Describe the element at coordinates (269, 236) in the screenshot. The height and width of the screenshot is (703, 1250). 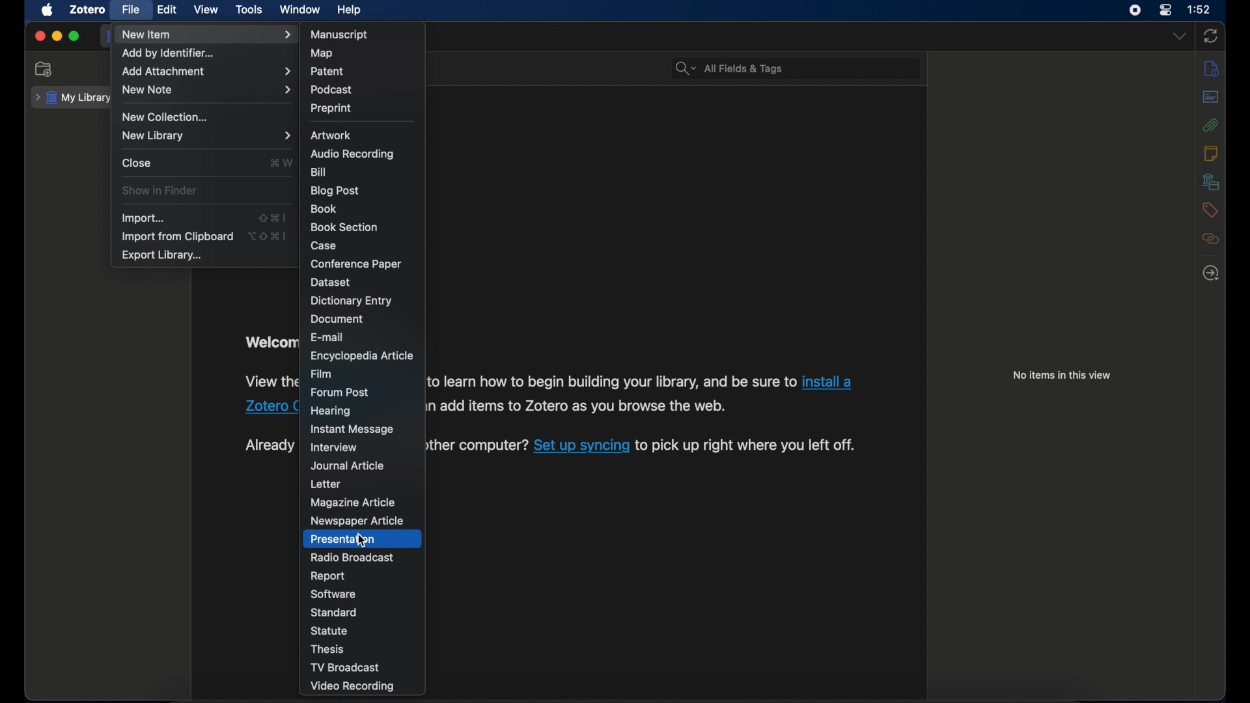
I see `option + shift + command + I` at that location.